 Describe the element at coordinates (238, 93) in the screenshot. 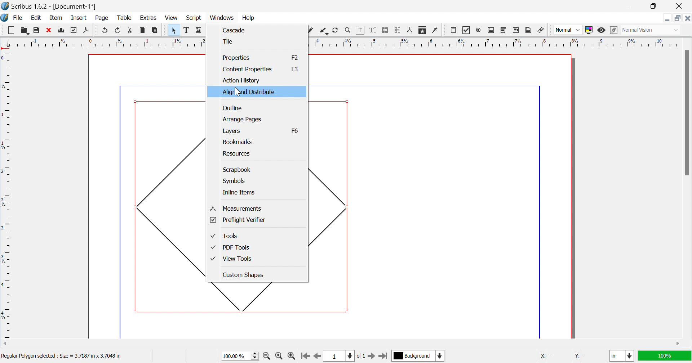

I see `Cursor` at that location.